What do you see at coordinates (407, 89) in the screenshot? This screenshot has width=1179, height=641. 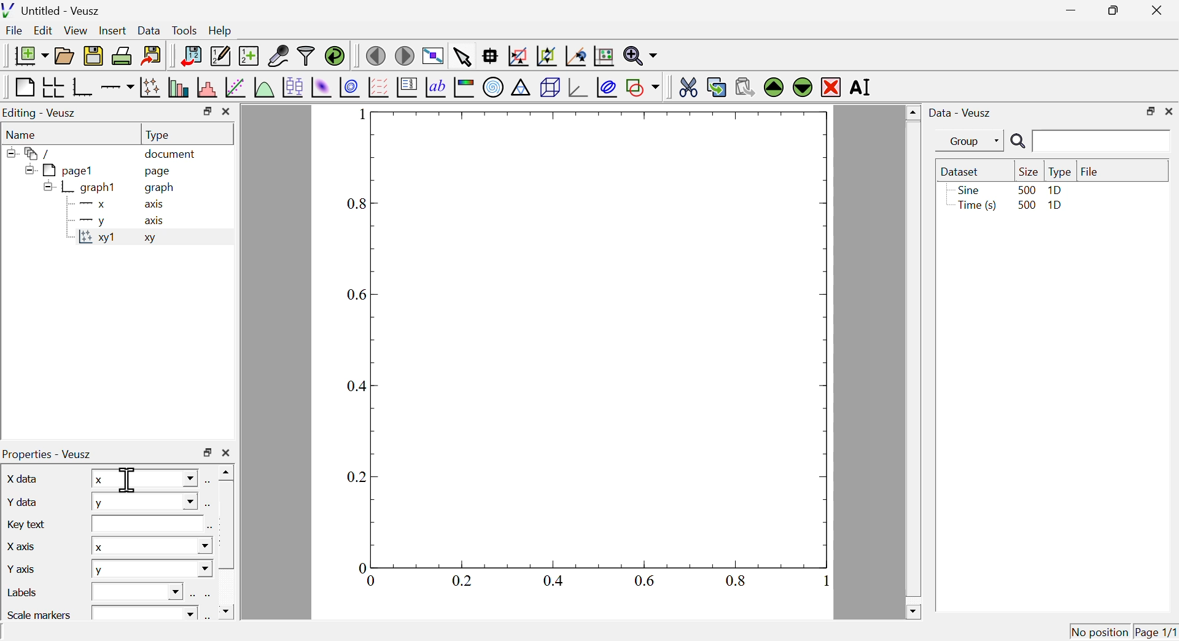 I see `plot key` at bounding box center [407, 89].